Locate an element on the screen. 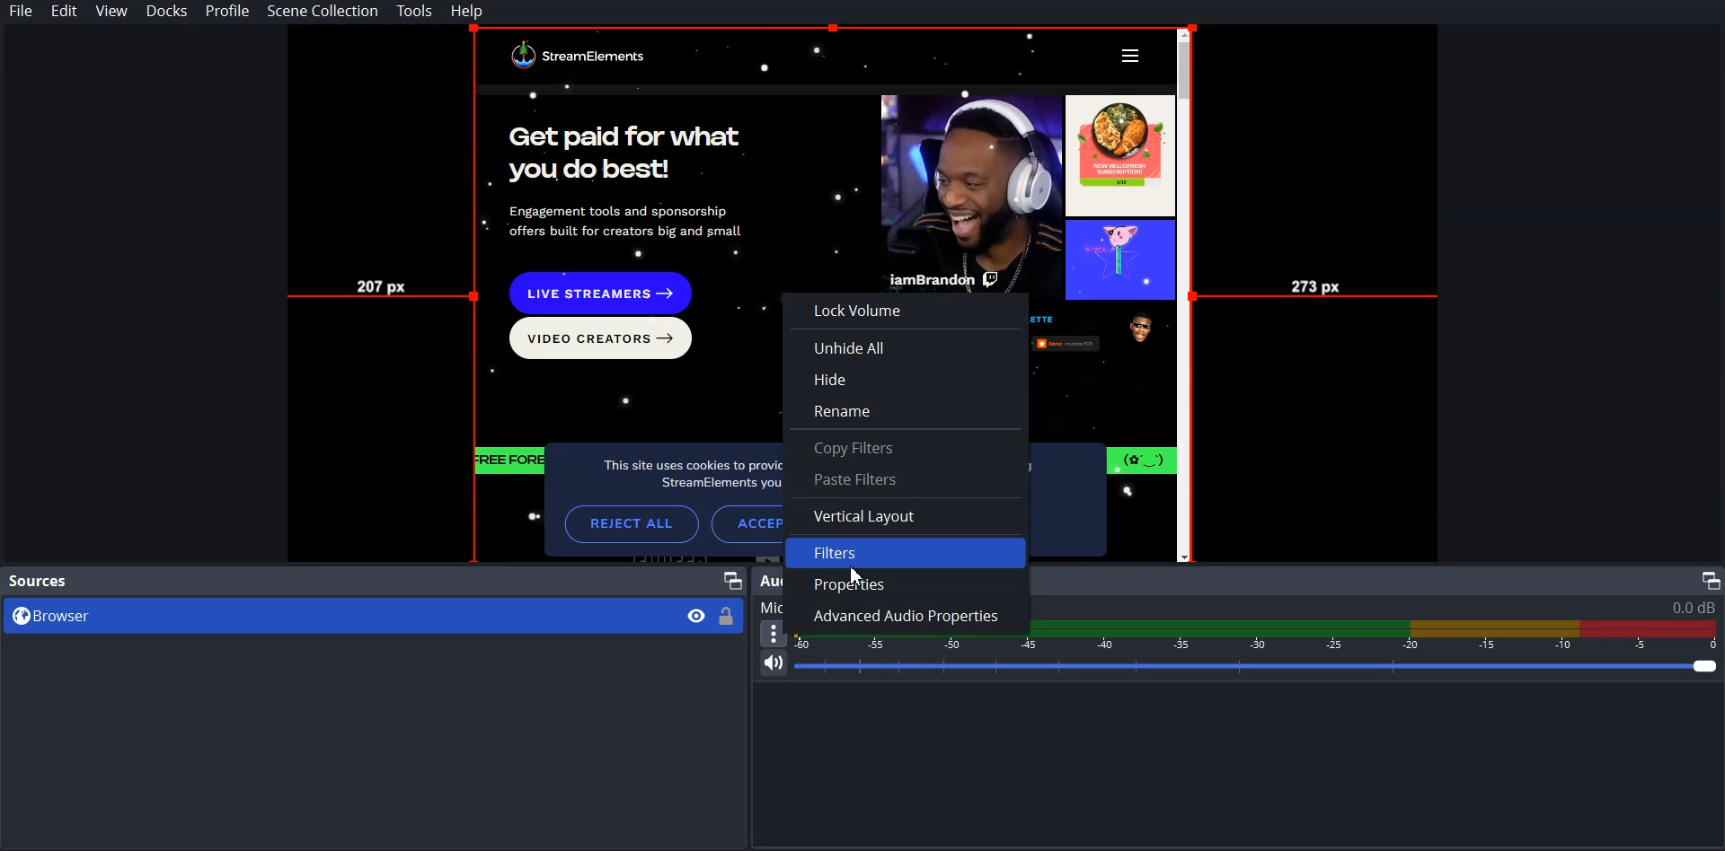 Image resolution: width=1725 pixels, height=851 pixels. Volume Adjuster is located at coordinates (1260, 665).